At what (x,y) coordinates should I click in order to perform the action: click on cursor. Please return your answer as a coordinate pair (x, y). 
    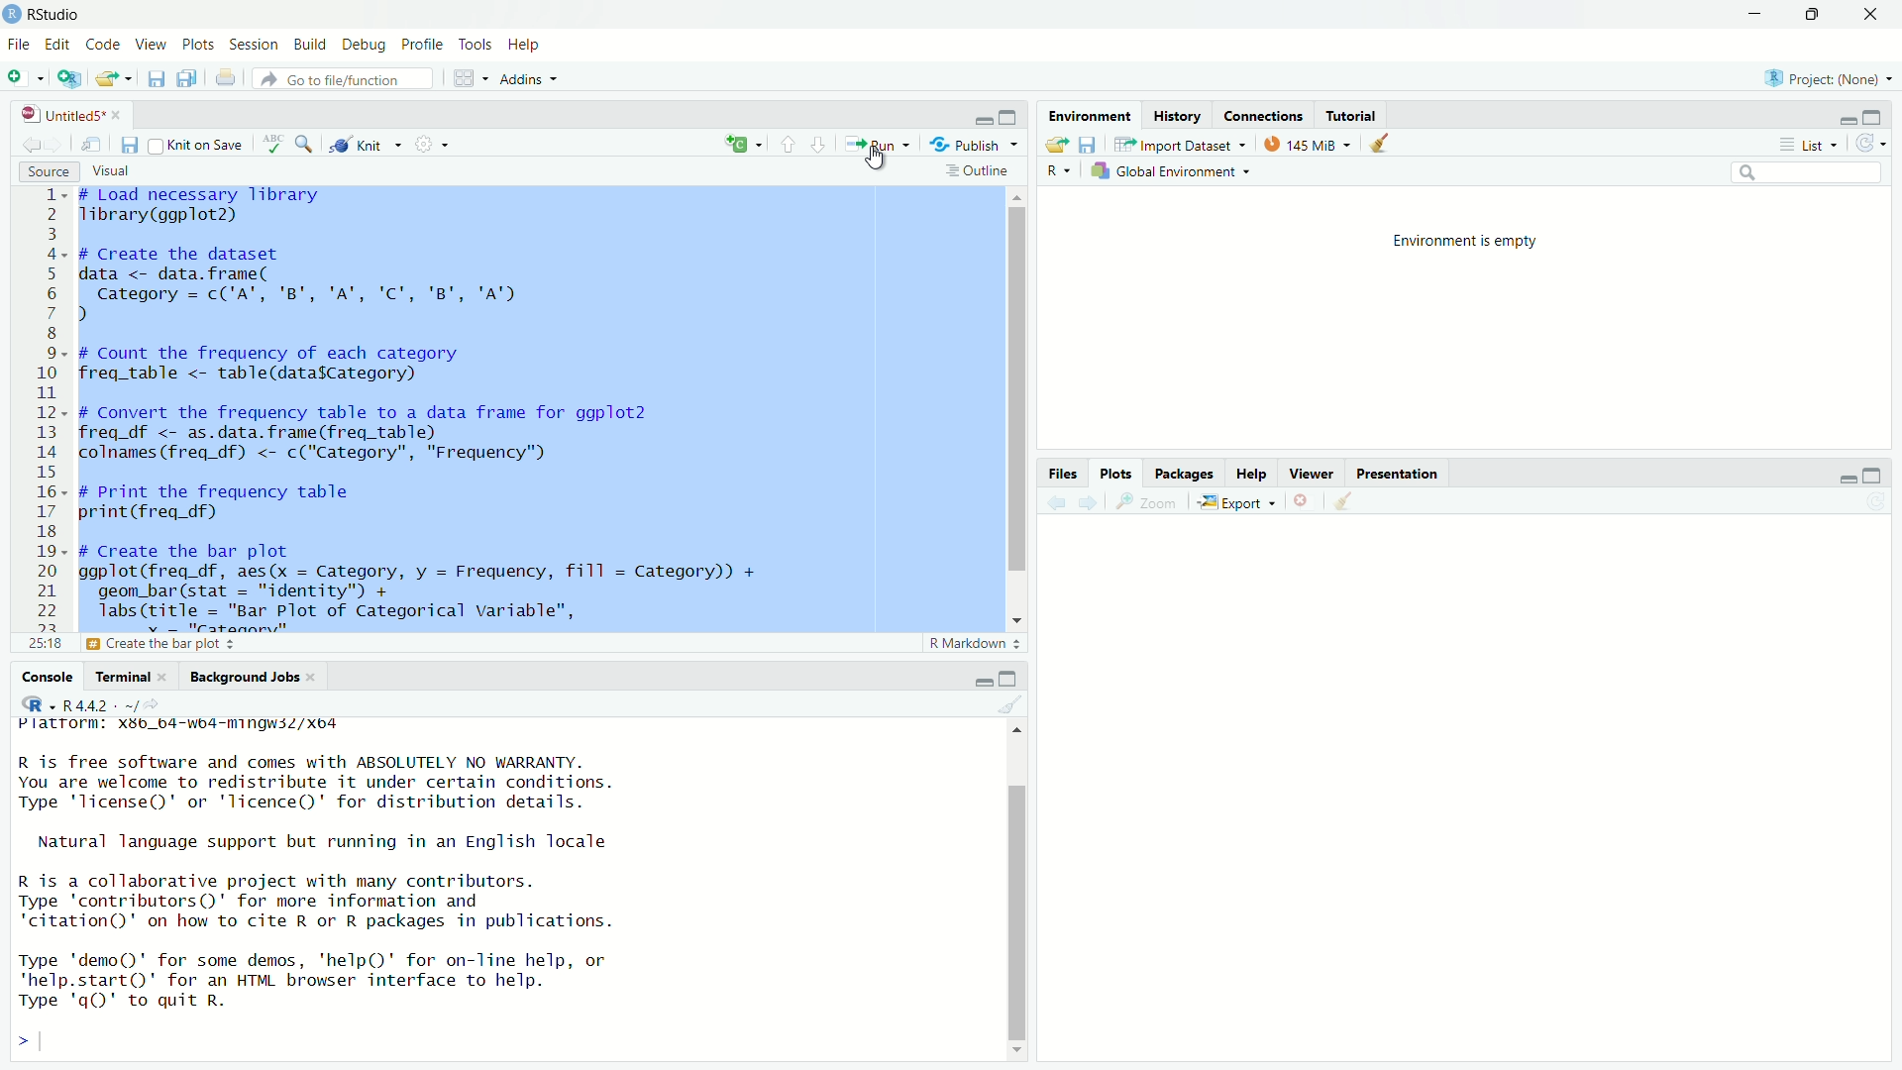
    Looking at the image, I should click on (875, 159).